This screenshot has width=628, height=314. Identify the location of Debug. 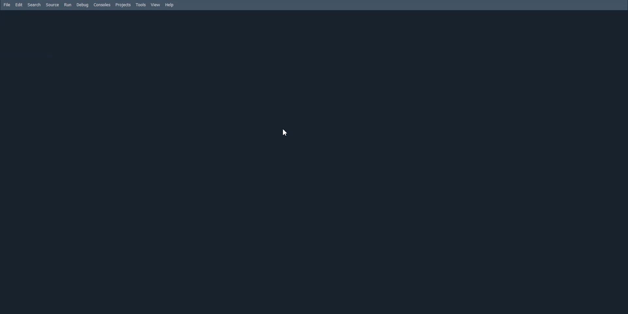
(82, 5).